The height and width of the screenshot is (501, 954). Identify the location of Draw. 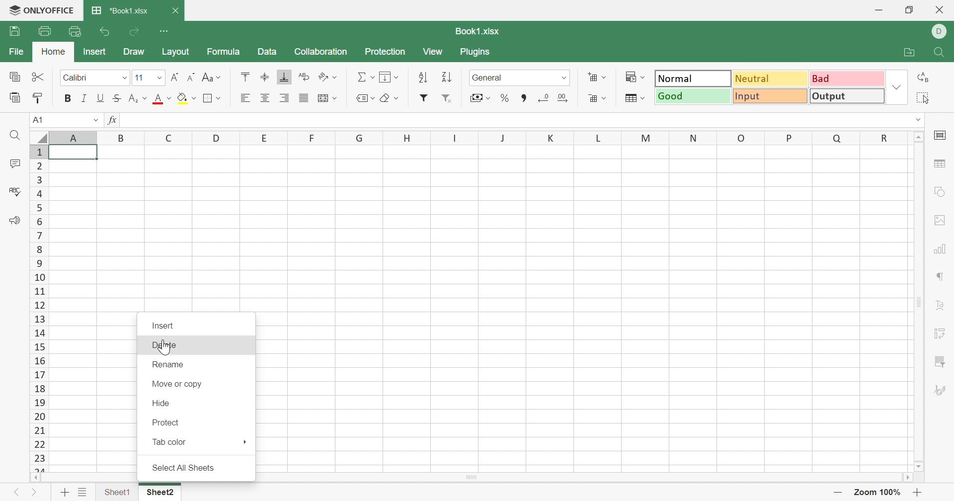
(135, 51).